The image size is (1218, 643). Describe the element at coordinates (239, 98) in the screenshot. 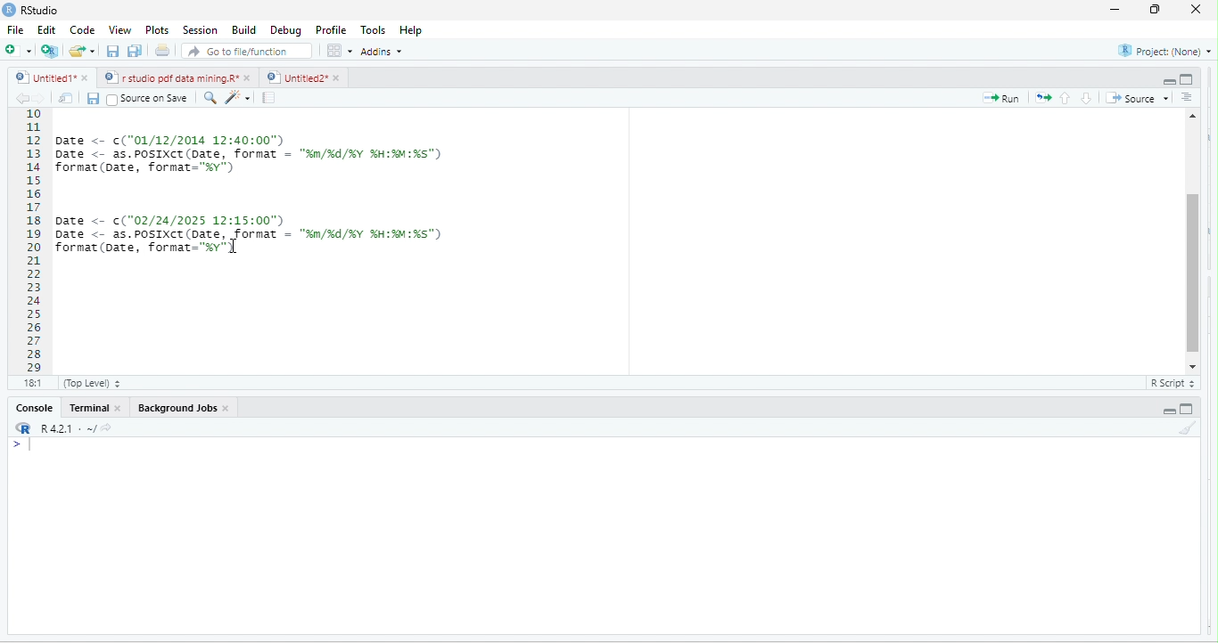

I see `code tools` at that location.